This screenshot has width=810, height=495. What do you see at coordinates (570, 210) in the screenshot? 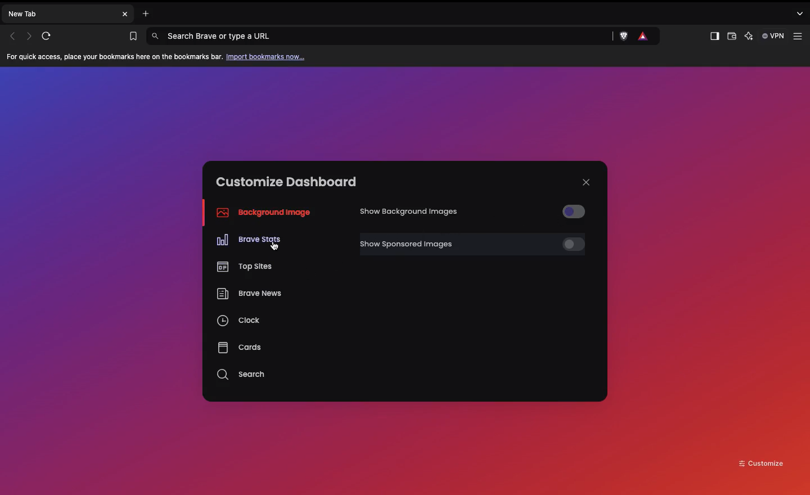
I see `Off` at bounding box center [570, 210].